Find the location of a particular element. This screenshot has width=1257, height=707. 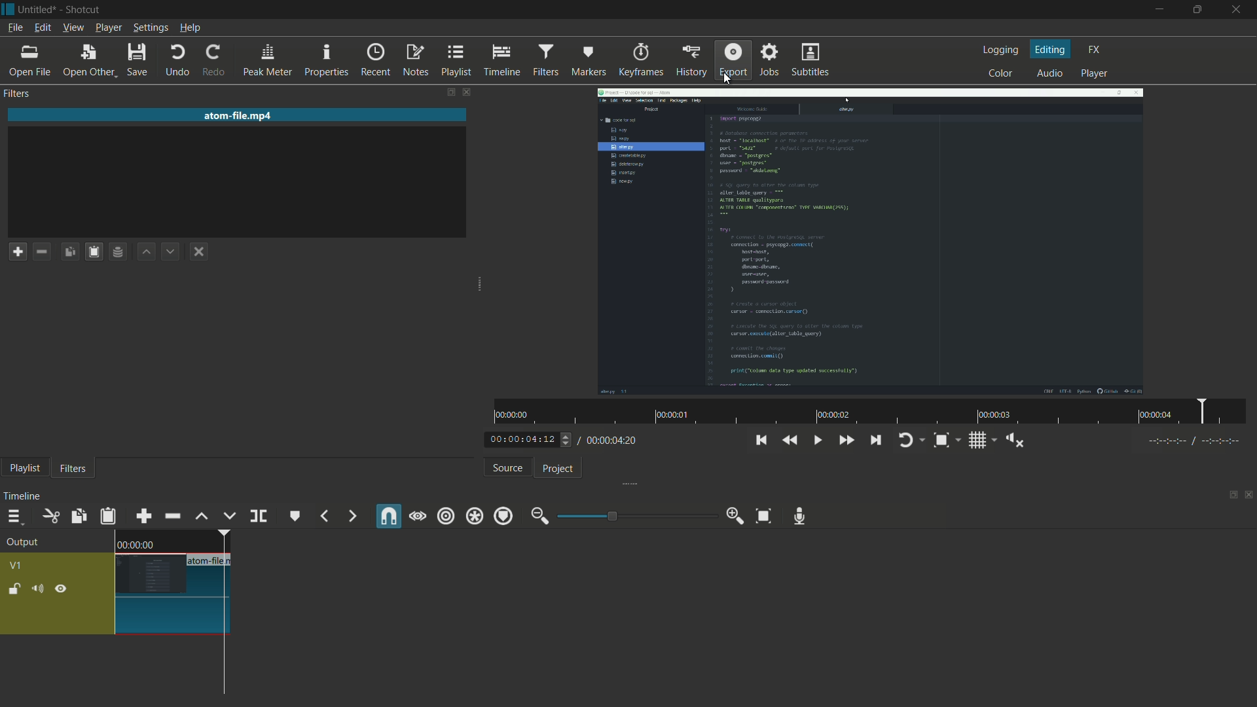

help menu is located at coordinates (191, 28).